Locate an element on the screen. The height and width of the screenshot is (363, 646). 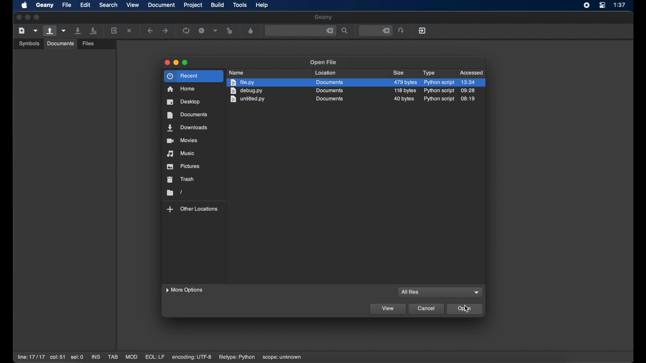
filetype: python is located at coordinates (236, 357).